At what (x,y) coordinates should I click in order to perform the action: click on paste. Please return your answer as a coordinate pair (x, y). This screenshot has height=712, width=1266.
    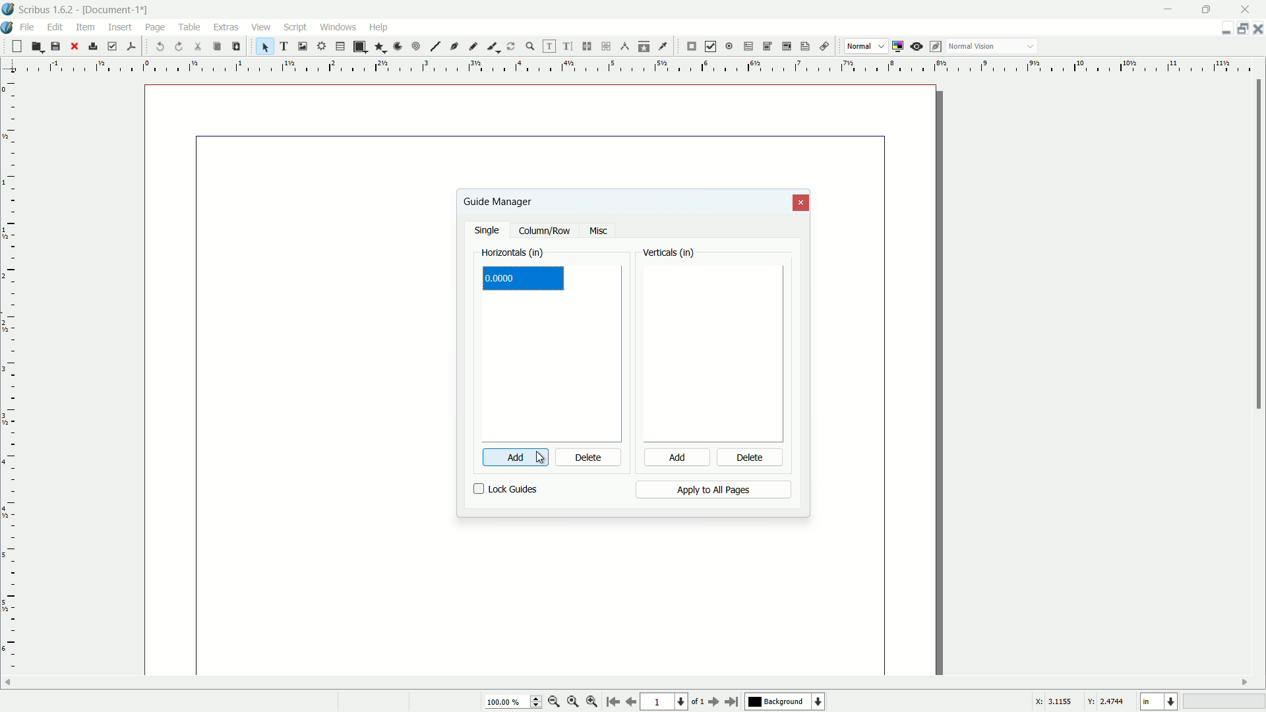
    Looking at the image, I should click on (235, 46).